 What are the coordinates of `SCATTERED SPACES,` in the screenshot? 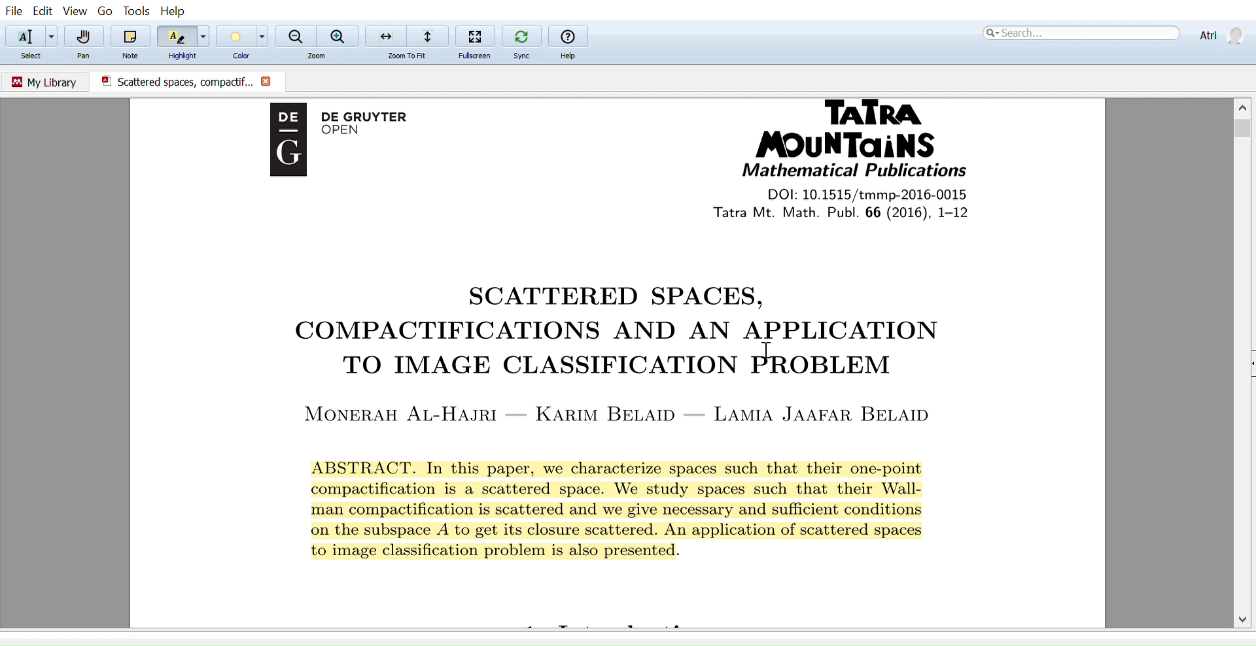 It's located at (617, 296).